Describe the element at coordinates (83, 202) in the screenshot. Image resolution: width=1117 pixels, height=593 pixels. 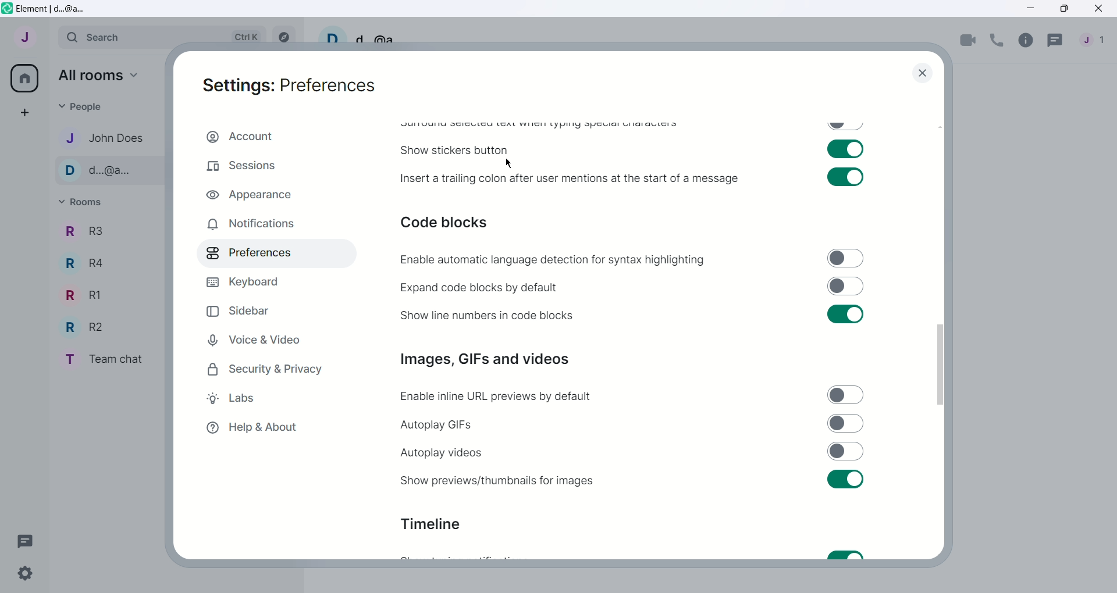
I see `Rooms` at that location.